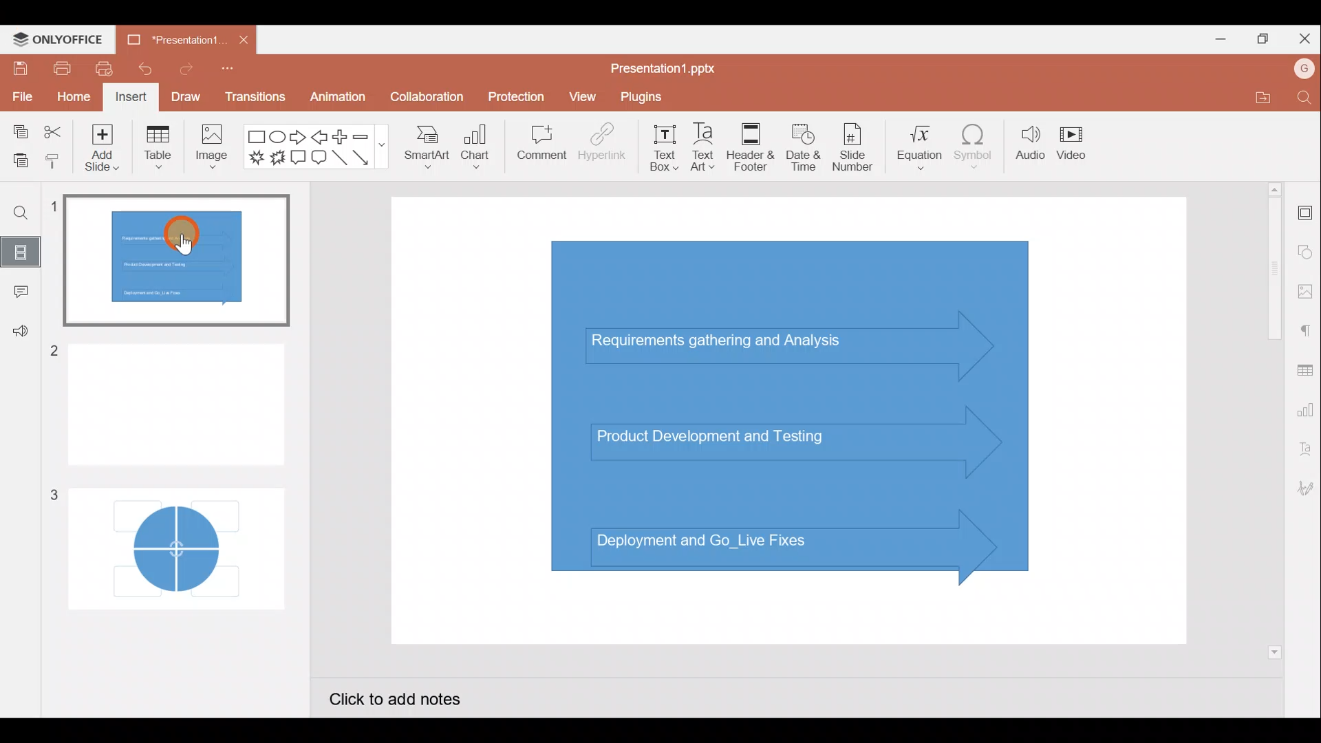 Image resolution: width=1321 pixels, height=743 pixels. I want to click on Signature settings, so click(1303, 488).